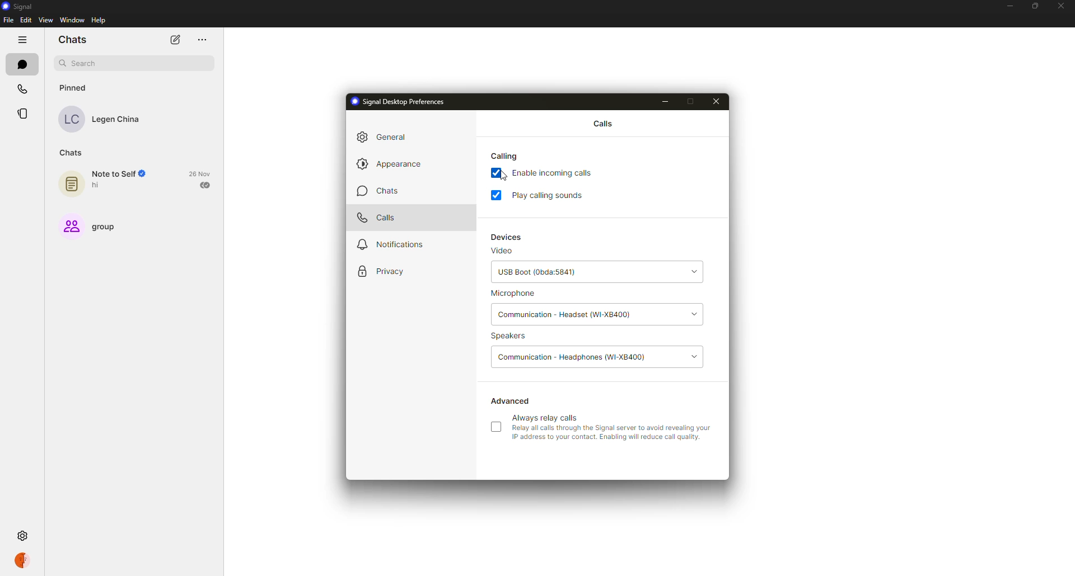 The height and width of the screenshot is (576, 1075). Describe the element at coordinates (88, 228) in the screenshot. I see `group` at that location.